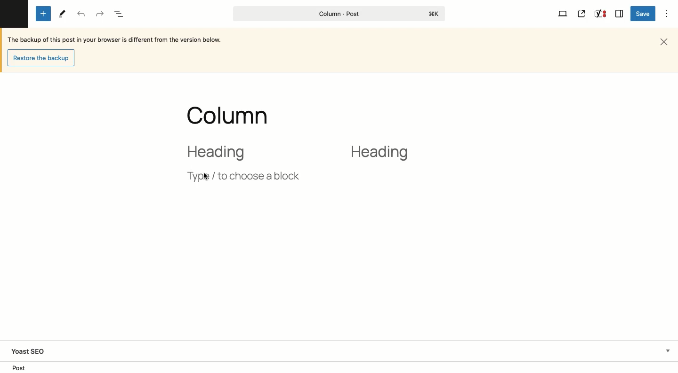 This screenshot has width=678, height=373. I want to click on Tools, so click(62, 14).